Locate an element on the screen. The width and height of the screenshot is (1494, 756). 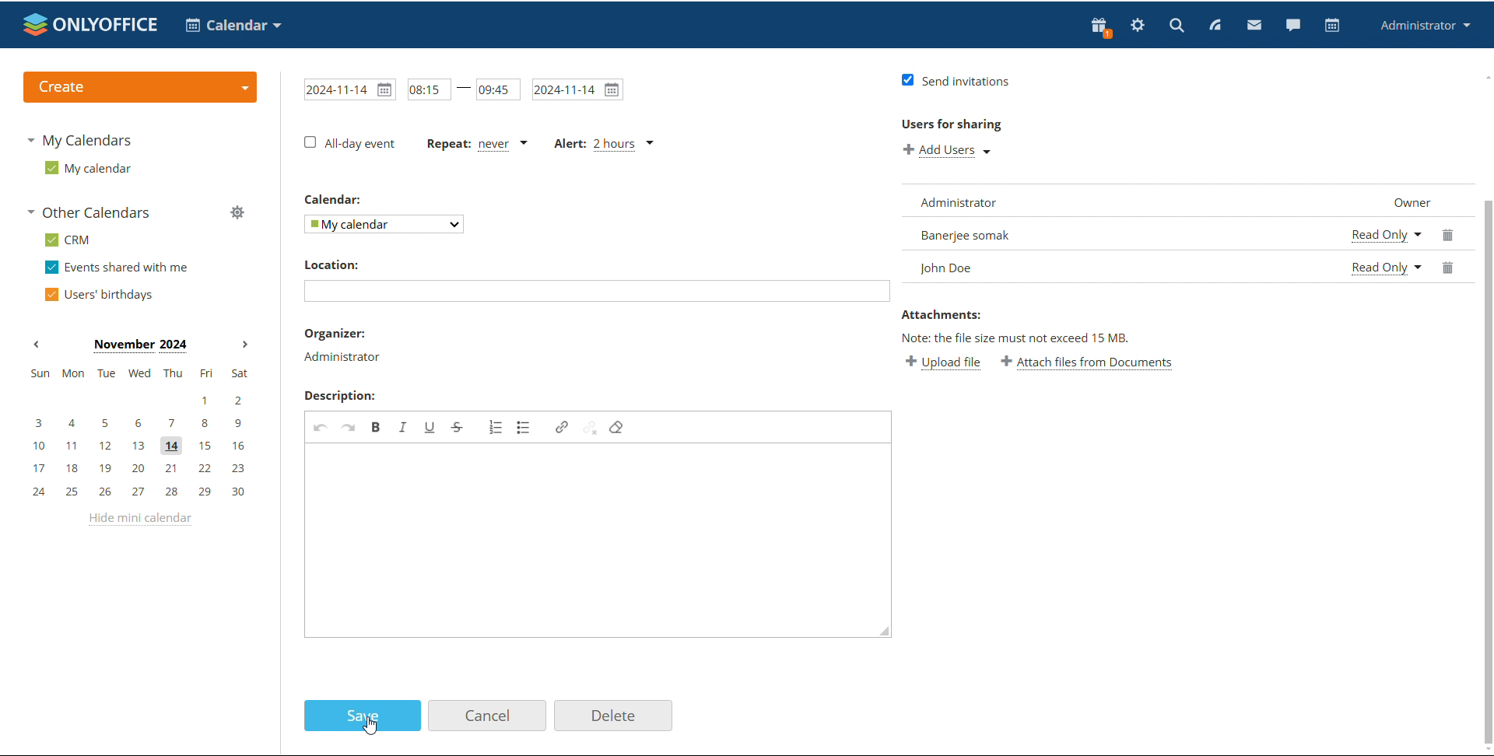
Vertical scroll bar is located at coordinates (1488, 471).